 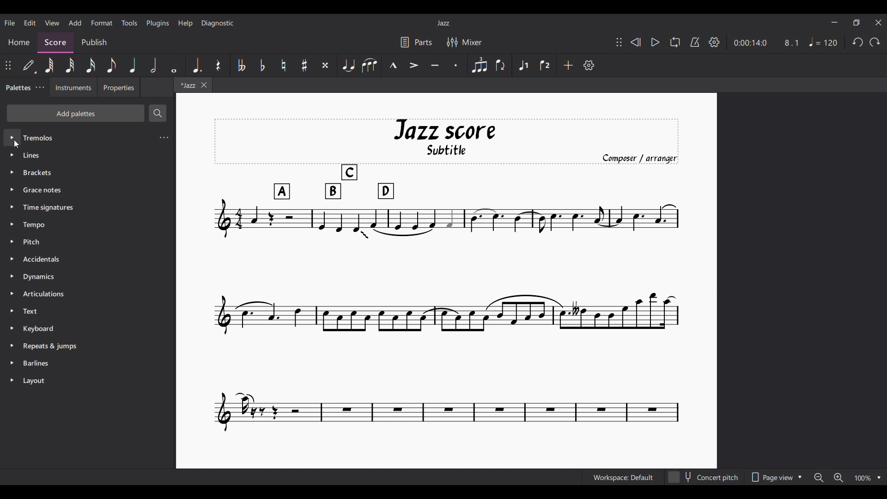 What do you see at coordinates (158, 24) in the screenshot?
I see `Plugins` at bounding box center [158, 24].